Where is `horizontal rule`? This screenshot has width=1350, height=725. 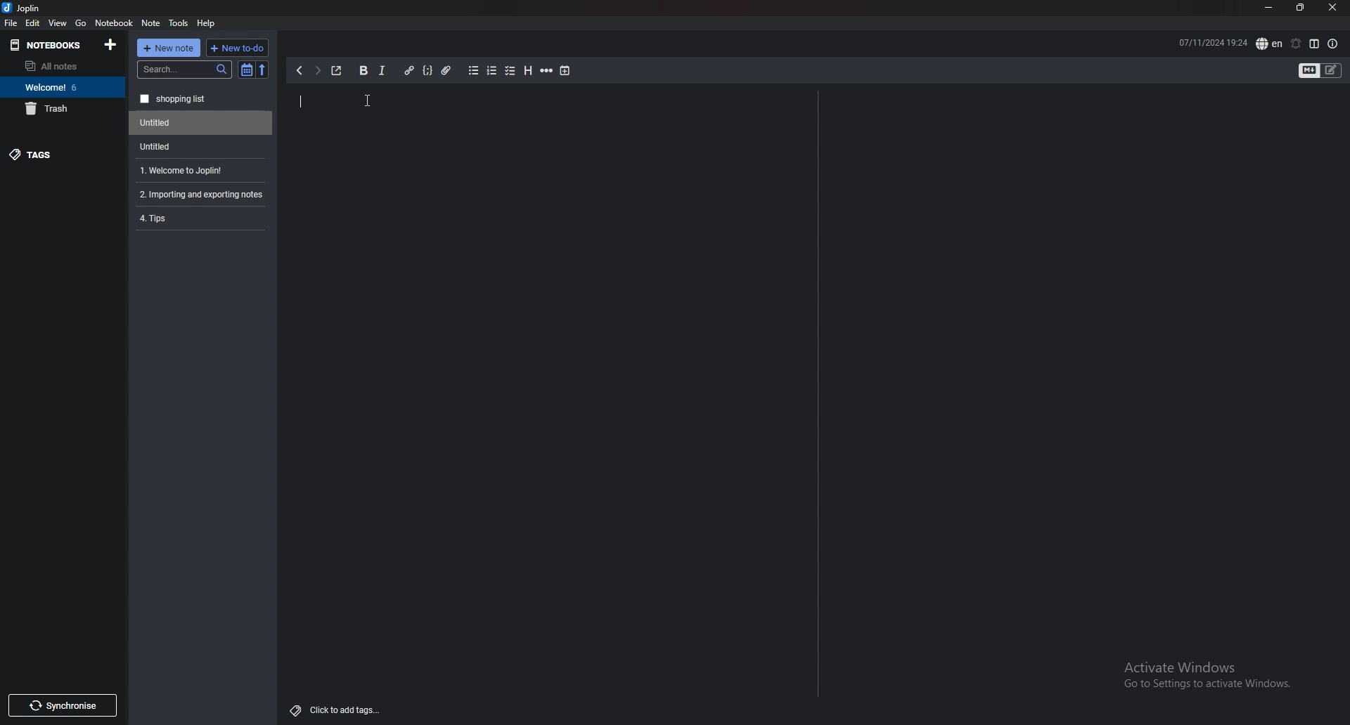
horizontal rule is located at coordinates (546, 71).